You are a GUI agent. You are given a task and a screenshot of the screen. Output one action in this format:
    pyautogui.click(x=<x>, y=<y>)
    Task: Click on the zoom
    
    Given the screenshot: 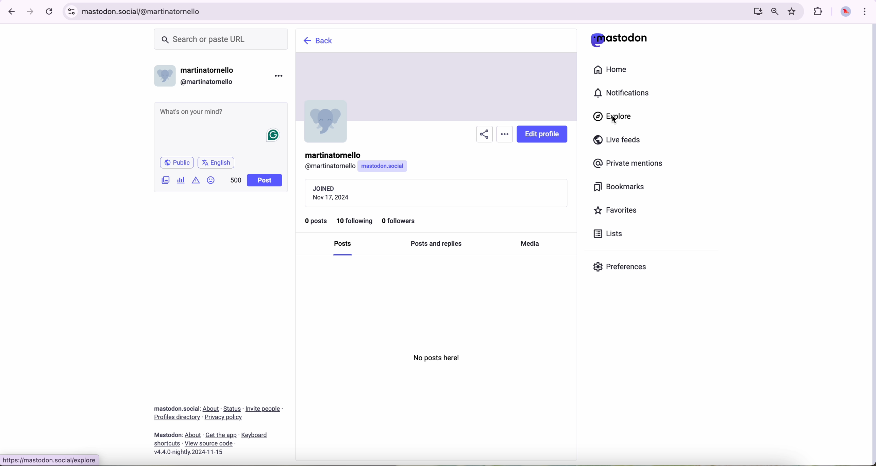 What is the action you would take?
    pyautogui.click(x=775, y=12)
    